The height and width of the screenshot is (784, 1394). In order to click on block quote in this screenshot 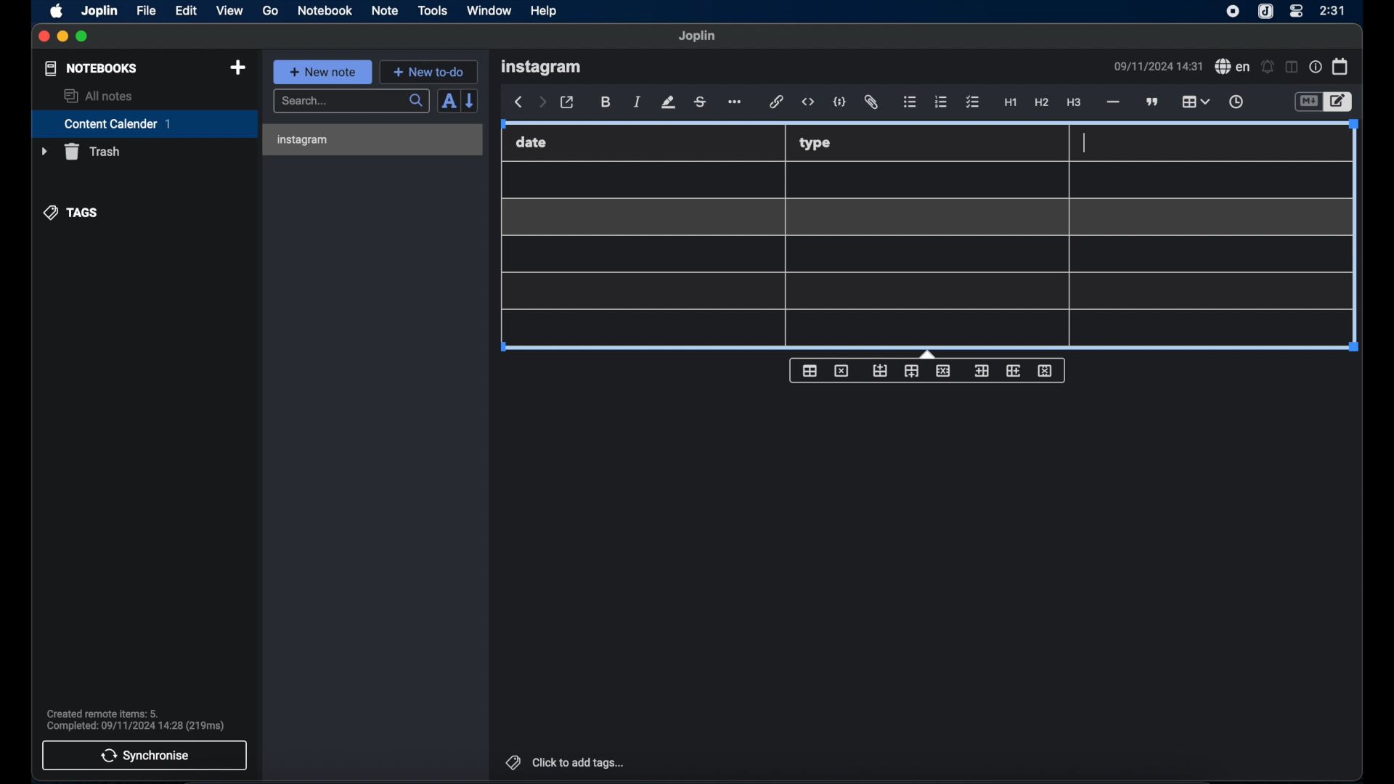, I will do `click(1152, 102)`.